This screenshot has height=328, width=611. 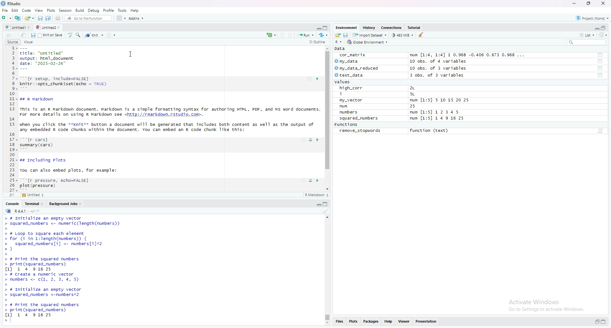 What do you see at coordinates (59, 28) in the screenshot?
I see `close` at bounding box center [59, 28].